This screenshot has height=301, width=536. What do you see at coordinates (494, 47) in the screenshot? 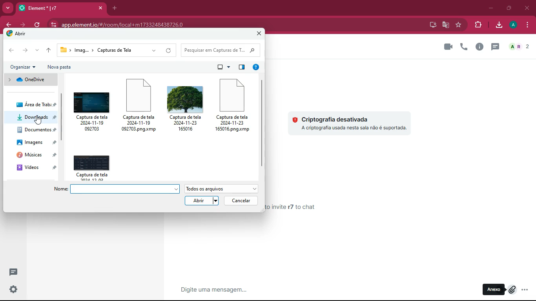
I see `new message` at bounding box center [494, 47].